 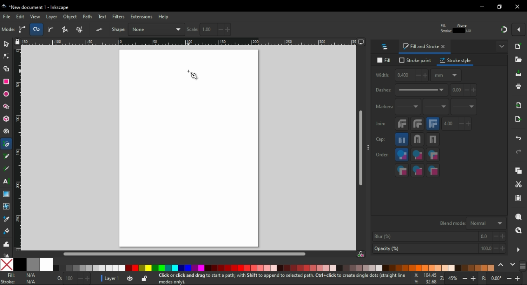 I want to click on "New document 1 - Inkscape, so click(x=36, y=8).